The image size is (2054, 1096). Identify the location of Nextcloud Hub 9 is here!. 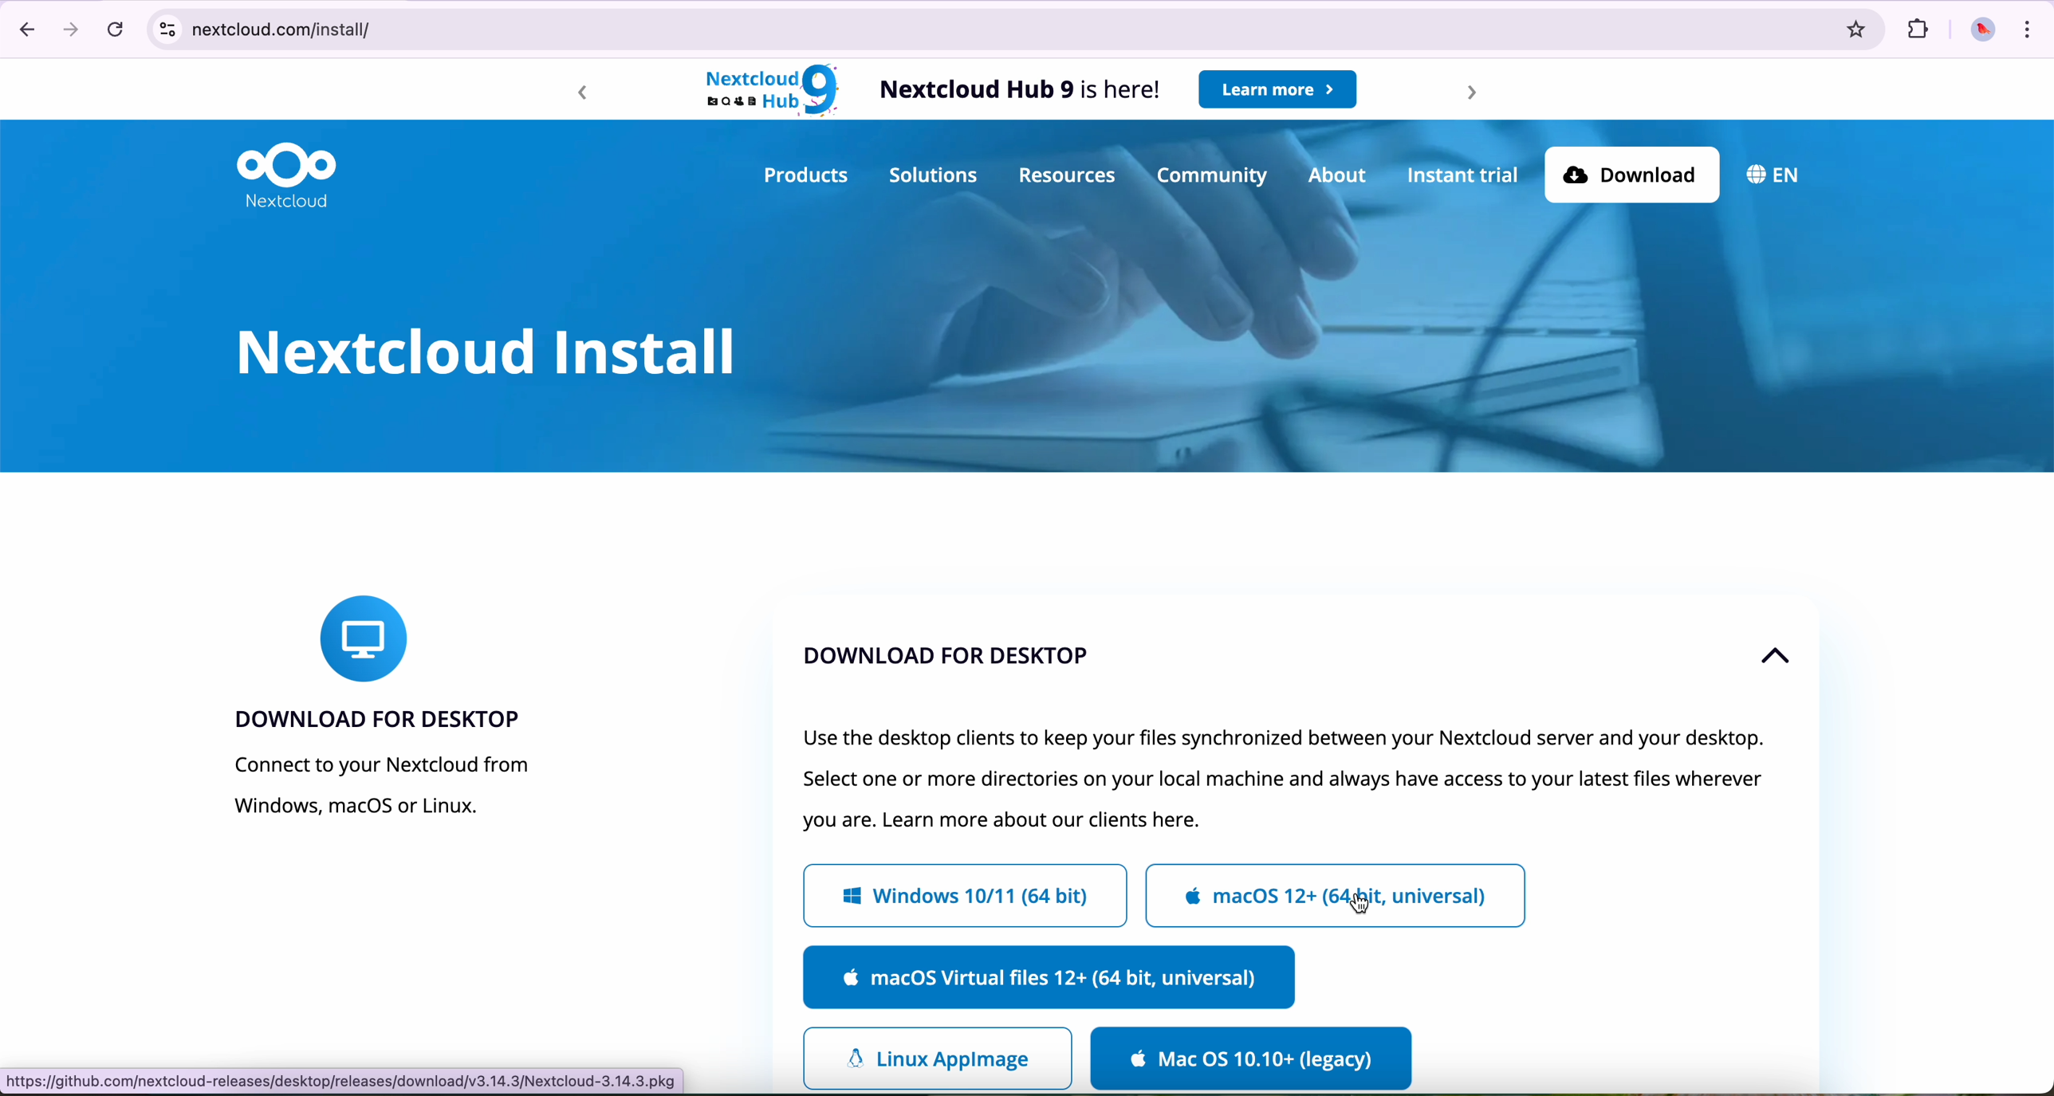
(1015, 87).